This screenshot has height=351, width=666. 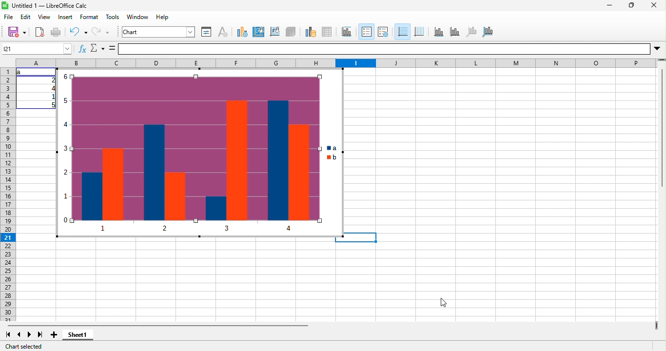 What do you see at coordinates (8, 195) in the screenshot?
I see `rows` at bounding box center [8, 195].